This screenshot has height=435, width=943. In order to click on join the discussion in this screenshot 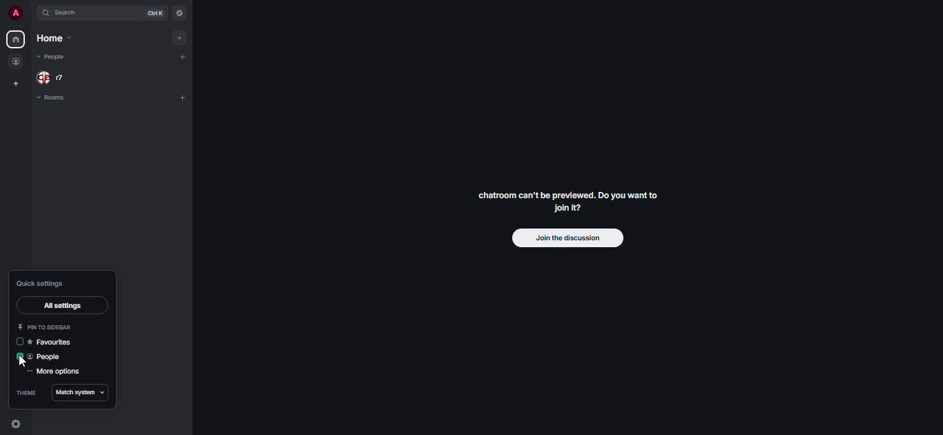, I will do `click(567, 238)`.